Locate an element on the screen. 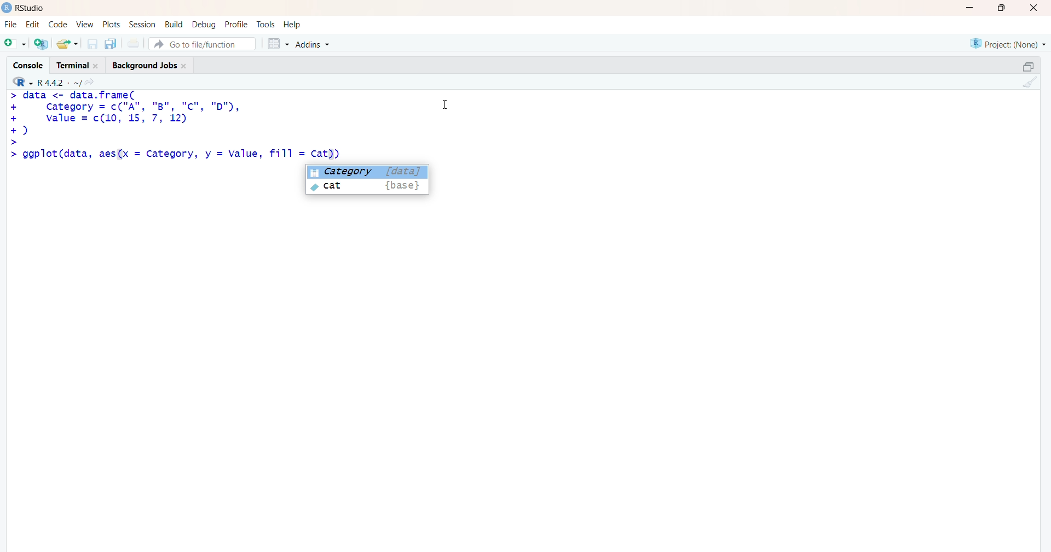  View is located at coordinates (85, 25).